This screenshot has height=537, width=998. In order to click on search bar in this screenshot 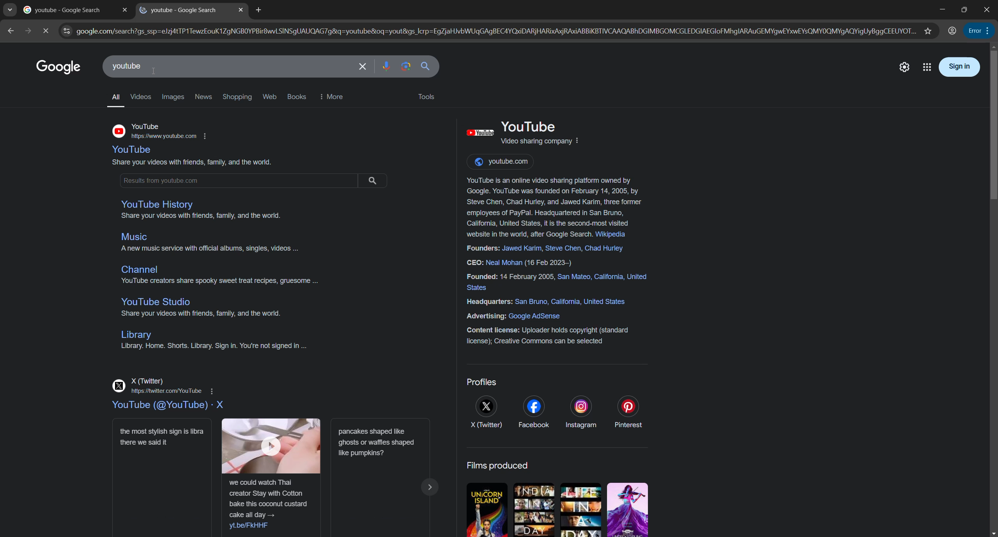, I will do `click(225, 66)`.